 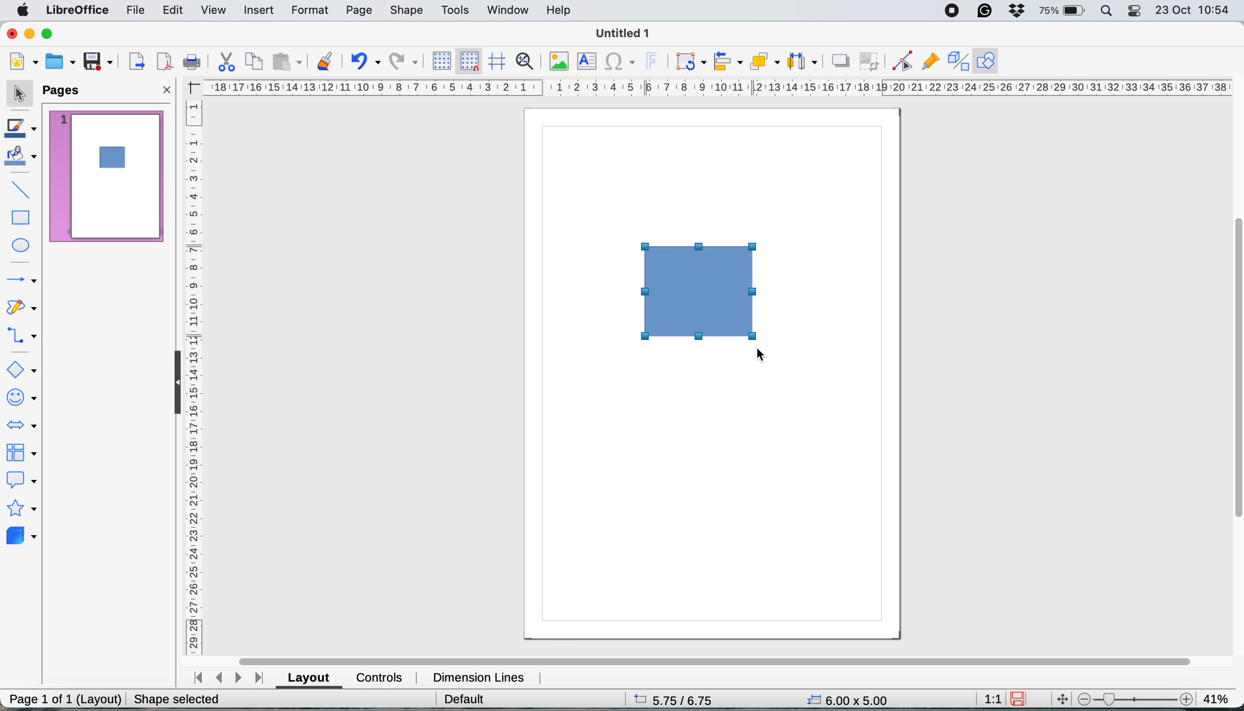 I want to click on battery, so click(x=1064, y=11).